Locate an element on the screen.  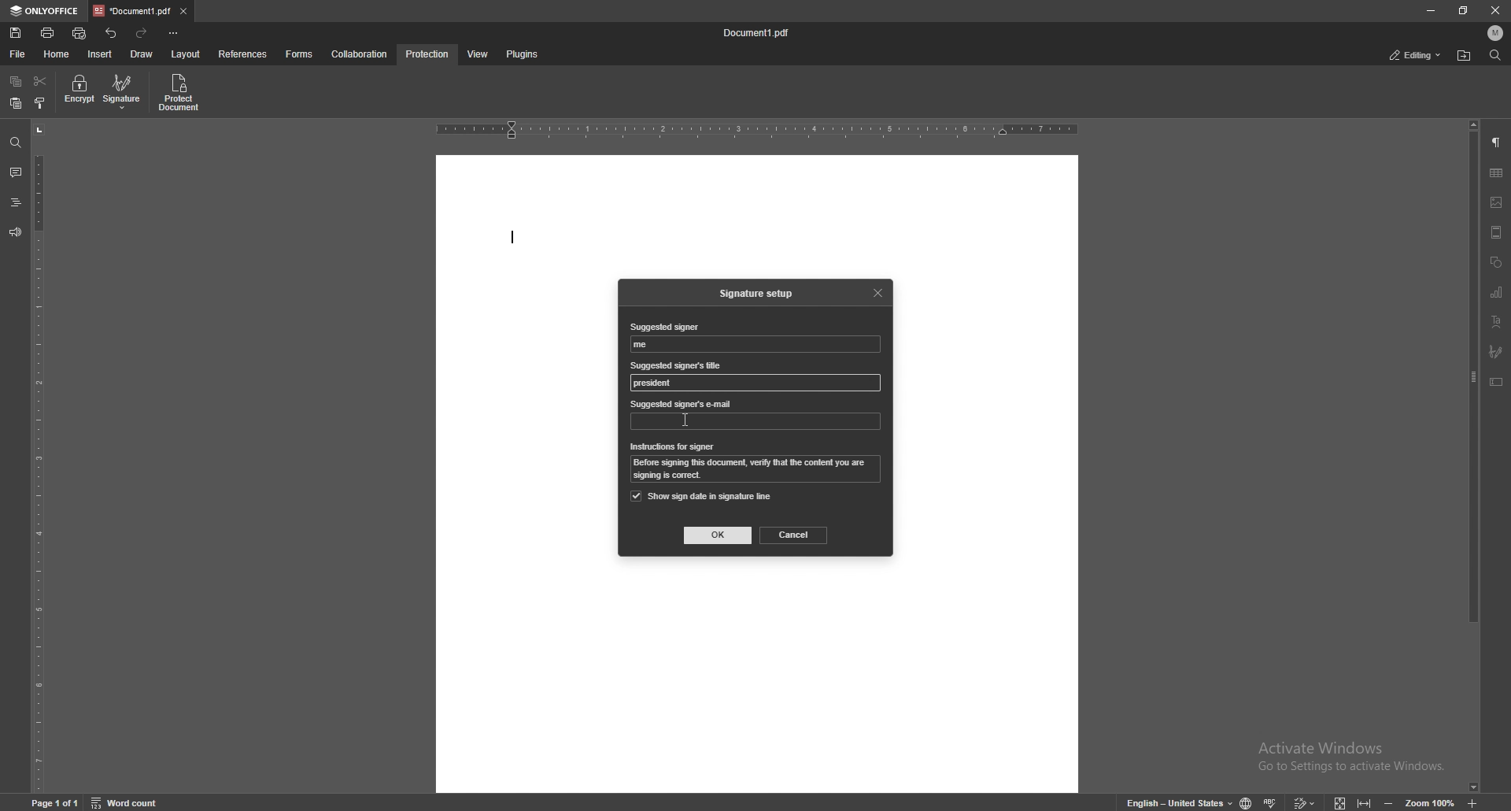
suggested signer's email is located at coordinates (682, 405).